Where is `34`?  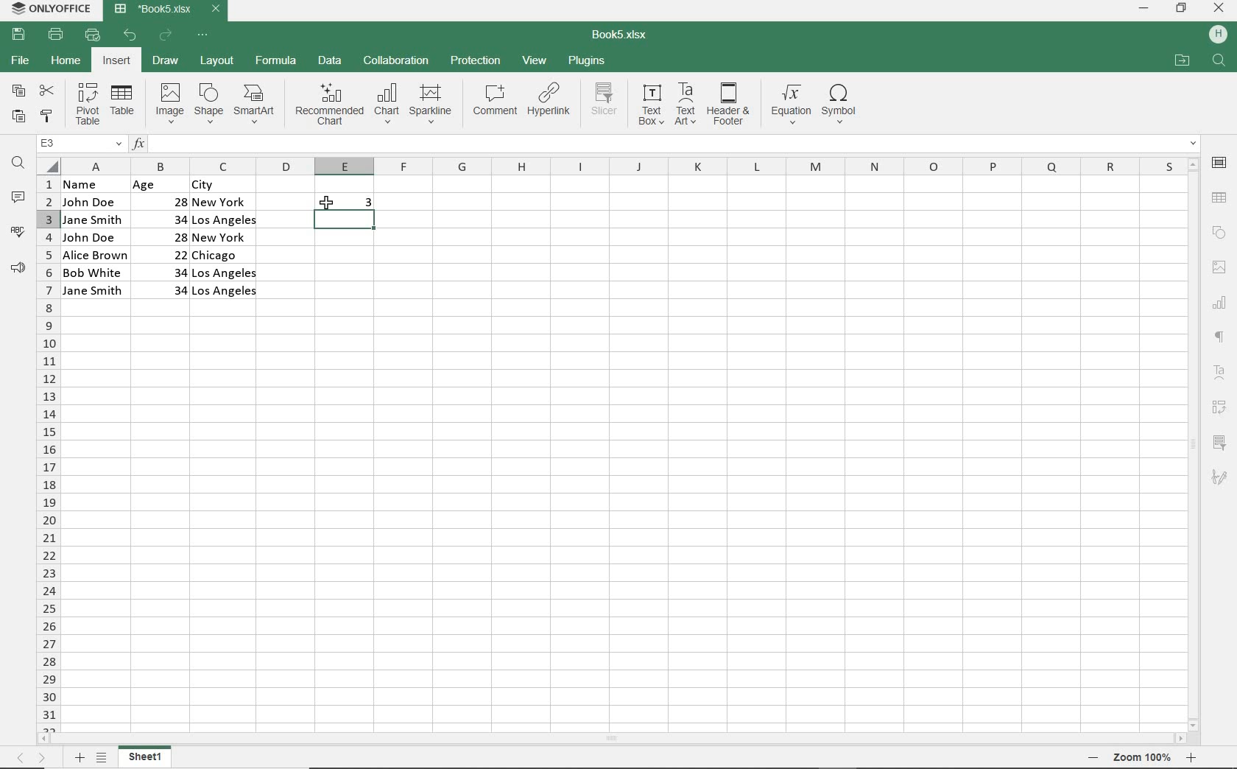
34 is located at coordinates (164, 271).